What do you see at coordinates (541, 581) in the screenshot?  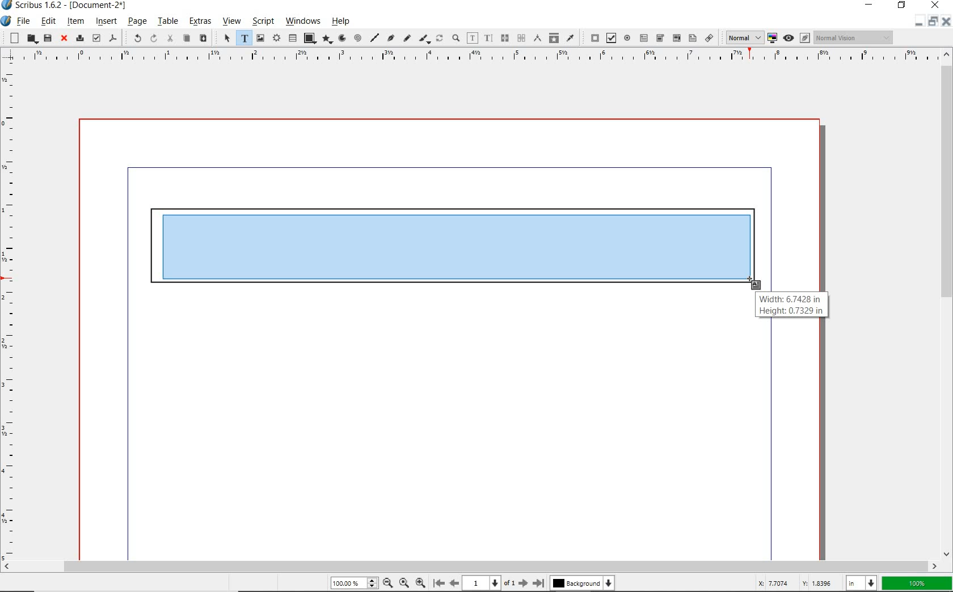 I see `move to last` at bounding box center [541, 581].